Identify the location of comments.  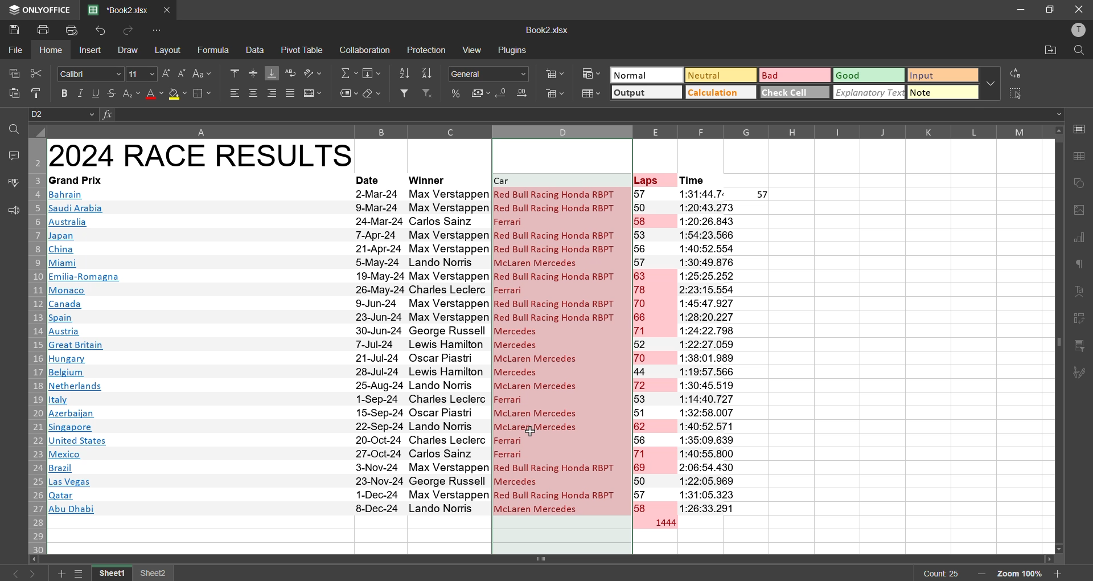
(13, 154).